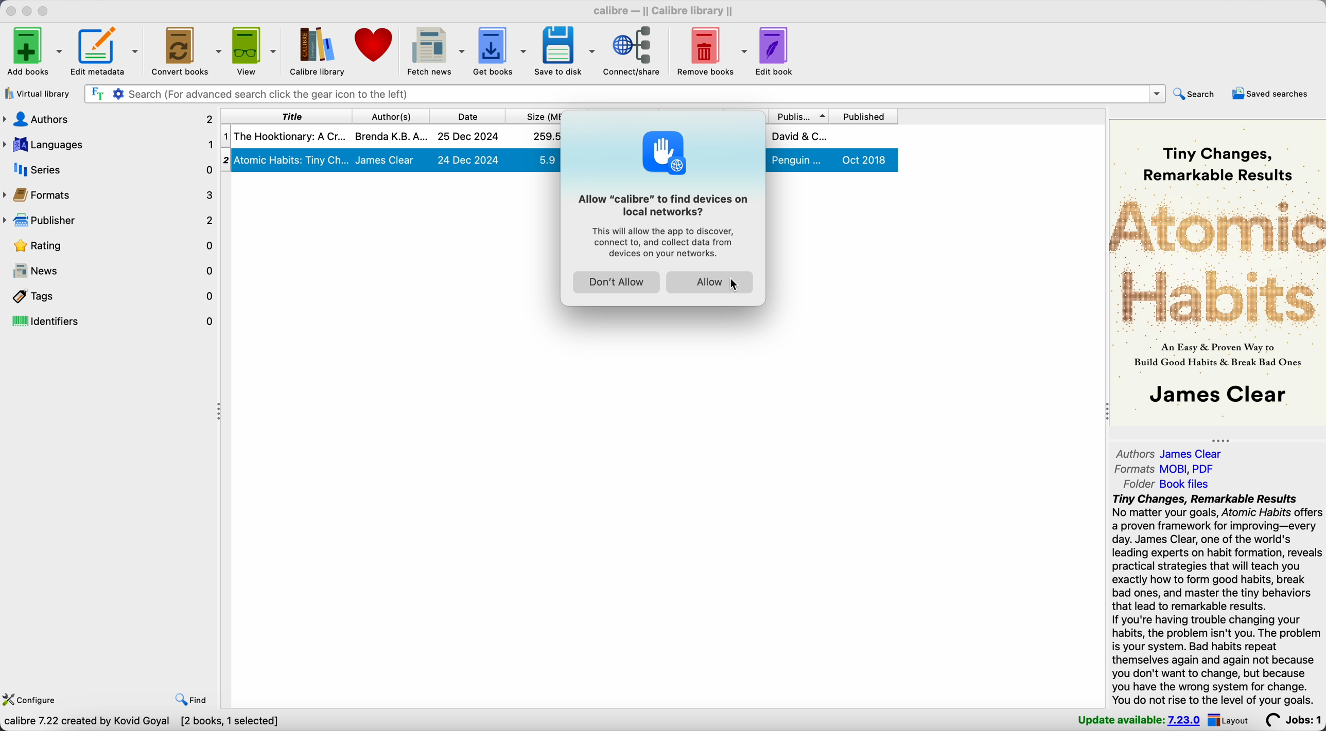  Describe the element at coordinates (536, 116) in the screenshot. I see `size` at that location.